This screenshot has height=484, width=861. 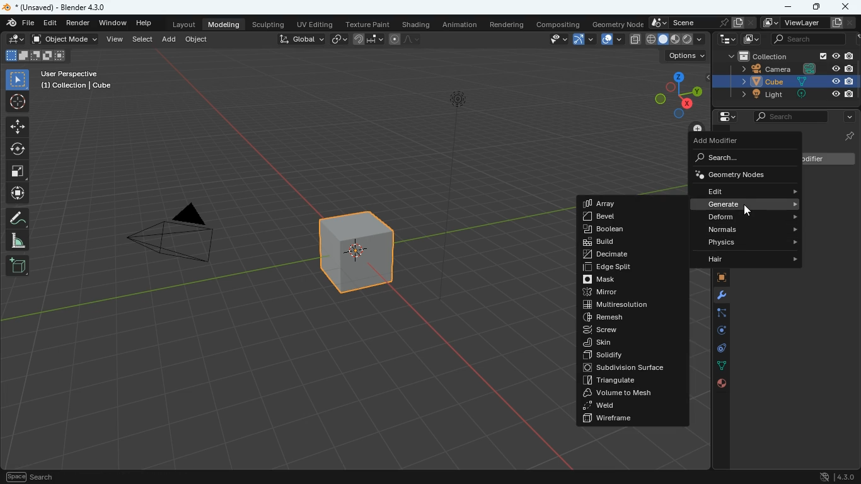 I want to click on normals, so click(x=752, y=229).